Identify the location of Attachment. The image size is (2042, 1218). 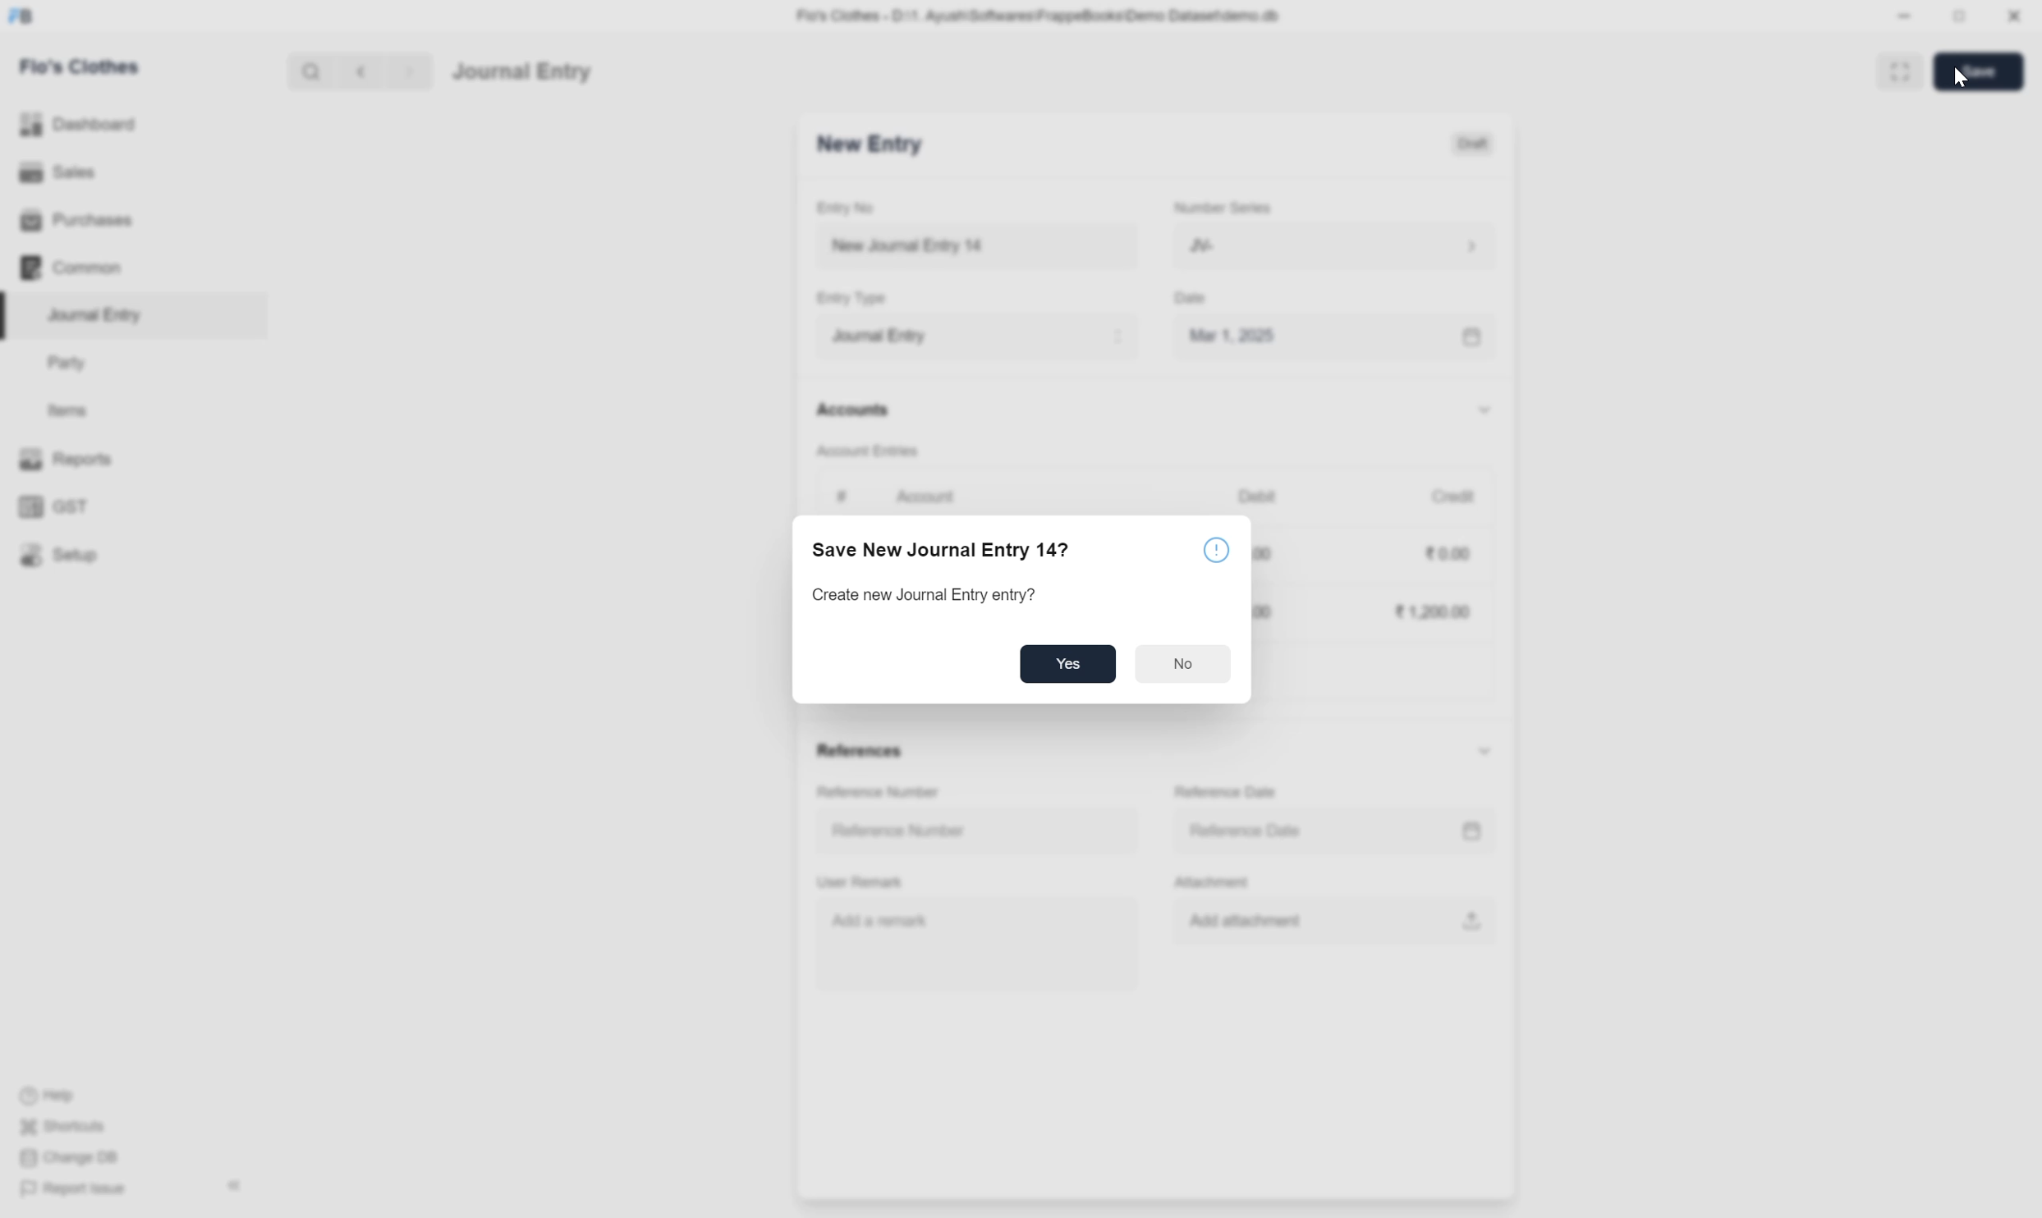
(1217, 884).